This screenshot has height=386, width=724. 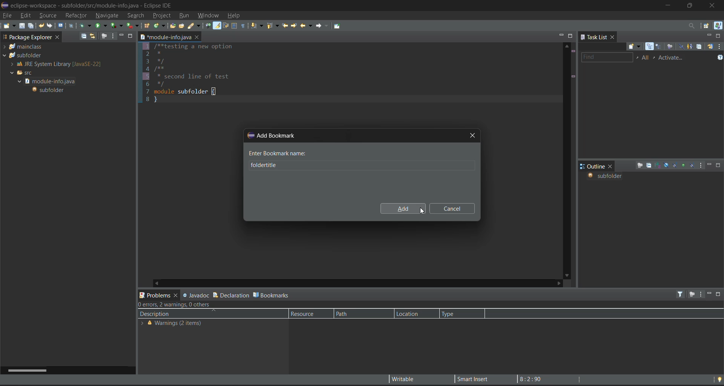 What do you see at coordinates (593, 166) in the screenshot?
I see `outline` at bounding box center [593, 166].